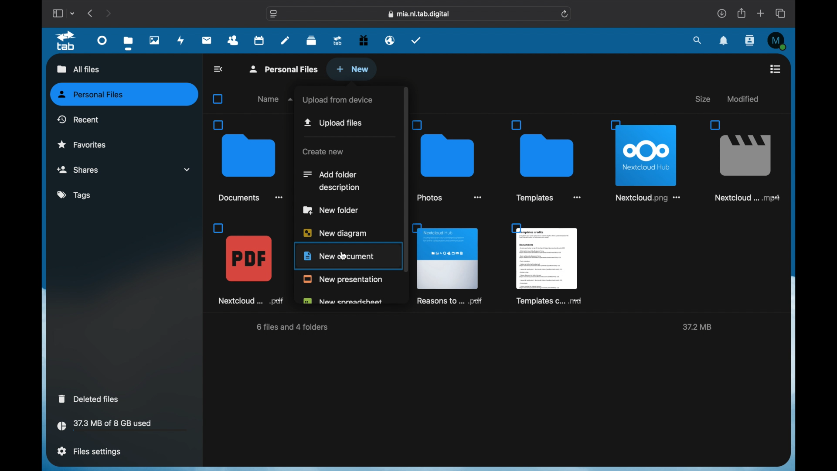 This screenshot has height=471, width=837. I want to click on website settings, so click(274, 14).